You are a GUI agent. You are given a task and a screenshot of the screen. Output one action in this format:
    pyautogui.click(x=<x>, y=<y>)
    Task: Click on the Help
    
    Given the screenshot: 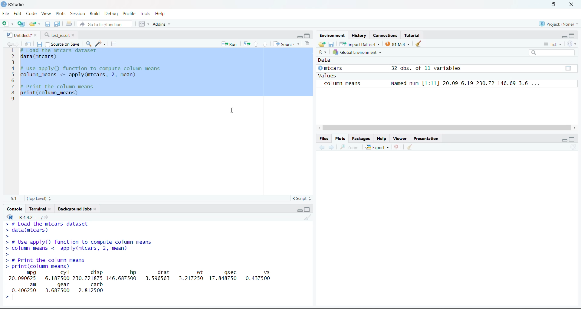 What is the action you would take?
    pyautogui.click(x=162, y=14)
    